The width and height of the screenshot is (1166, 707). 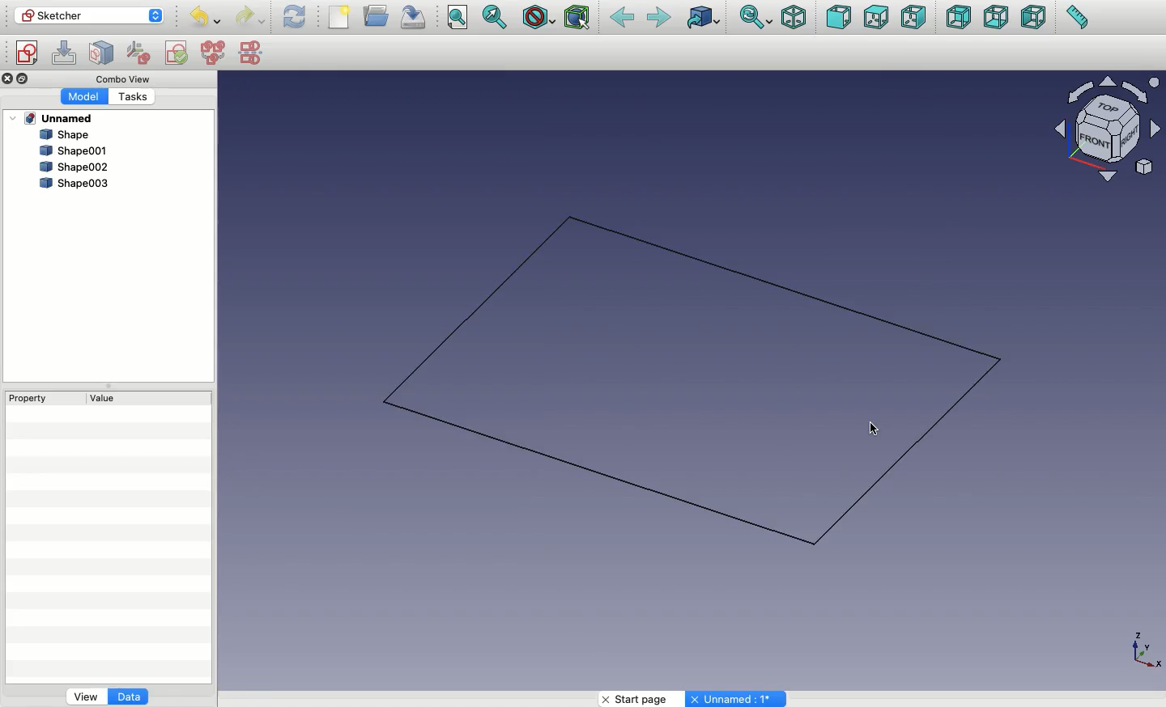 I want to click on Shape002, so click(x=70, y=168).